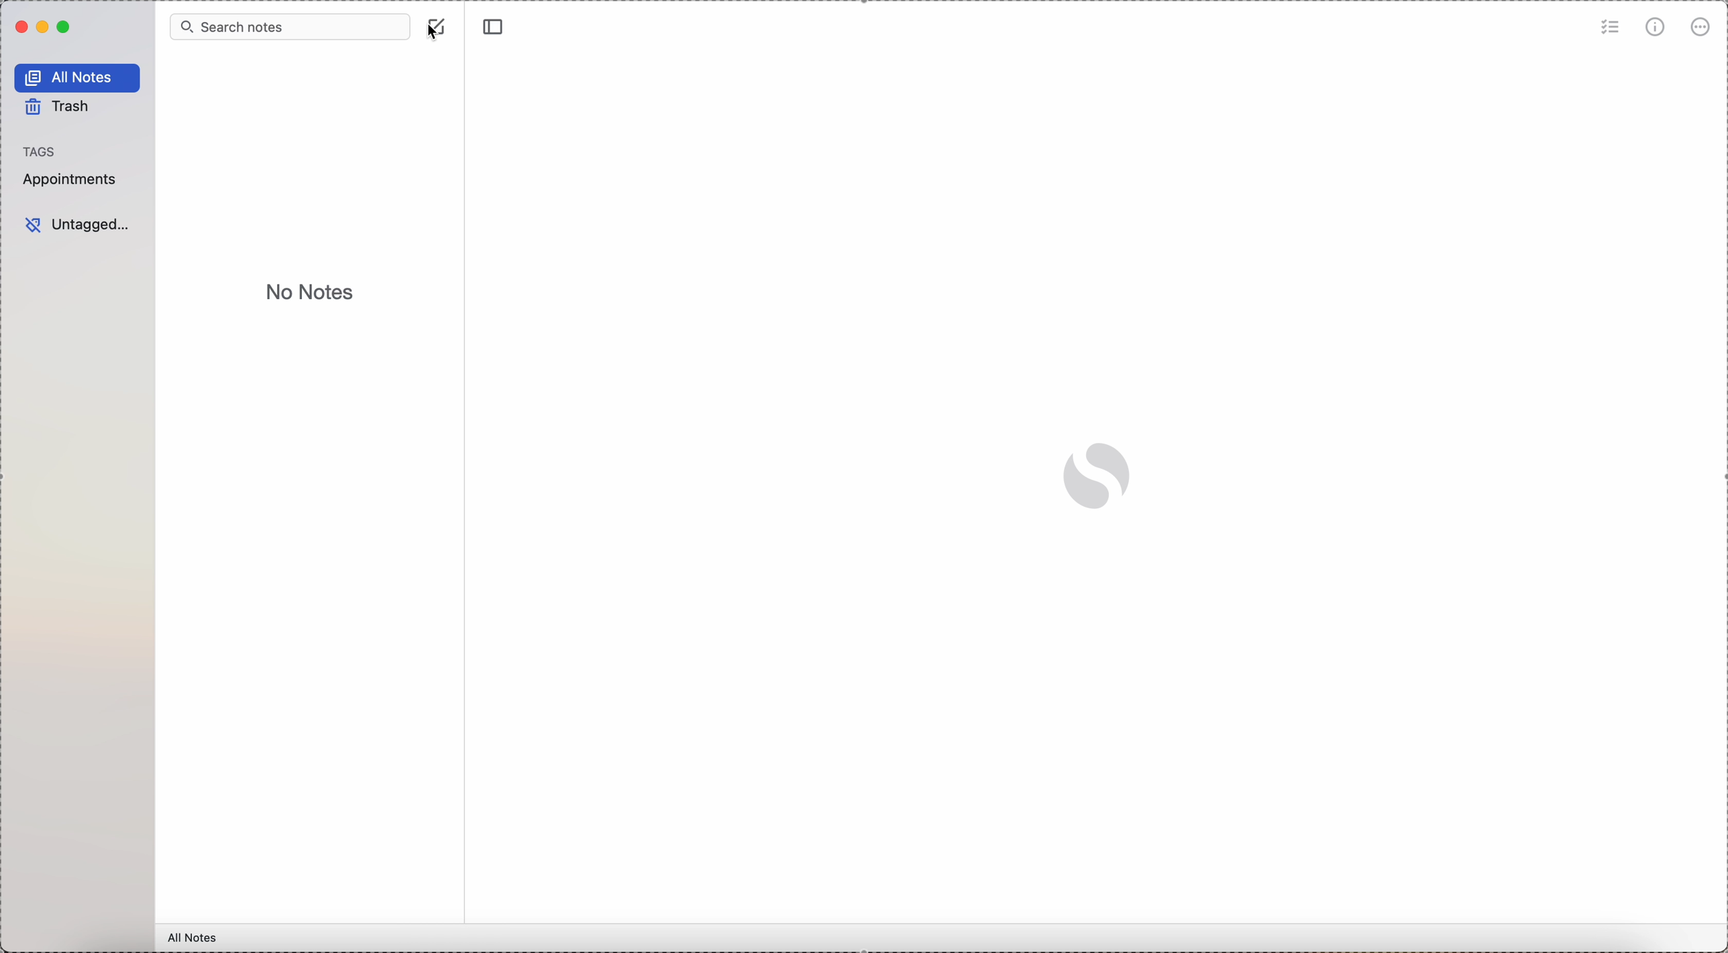  What do you see at coordinates (308, 290) in the screenshot?
I see `no notes` at bounding box center [308, 290].